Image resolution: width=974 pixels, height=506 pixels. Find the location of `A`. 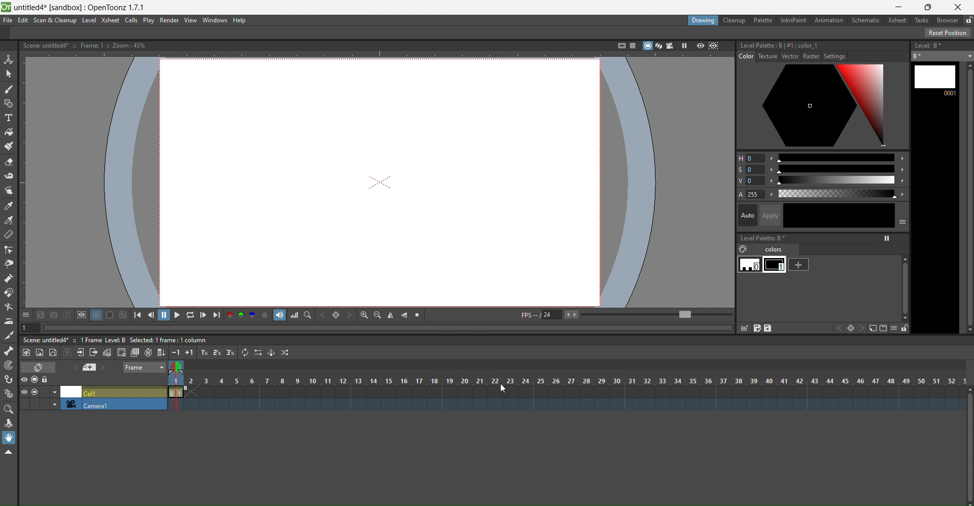

A is located at coordinates (838, 194).